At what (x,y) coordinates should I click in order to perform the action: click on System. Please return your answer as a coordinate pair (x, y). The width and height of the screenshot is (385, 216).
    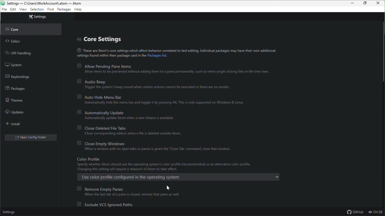
    Looking at the image, I should click on (16, 65).